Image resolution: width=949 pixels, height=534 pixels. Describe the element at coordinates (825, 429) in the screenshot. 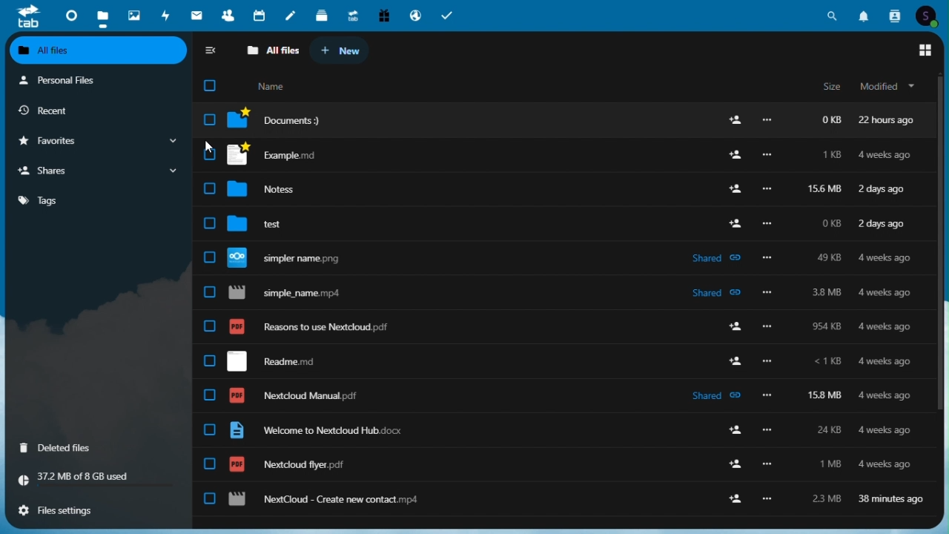

I see `24 kb` at that location.